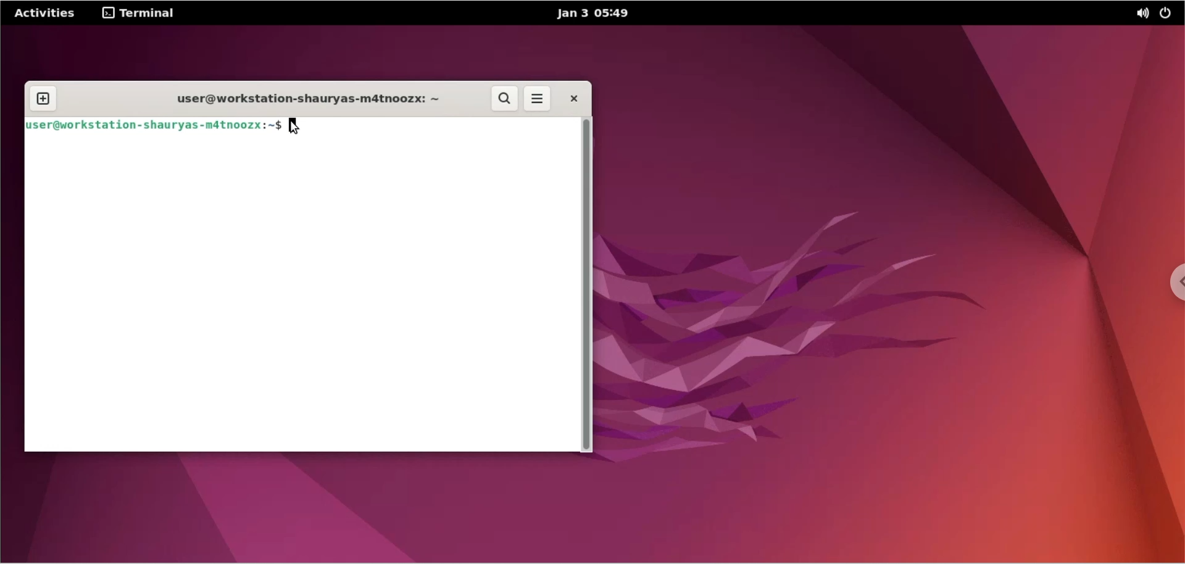 The width and height of the screenshot is (1185, 564). Describe the element at coordinates (301, 294) in the screenshot. I see `command input box` at that location.